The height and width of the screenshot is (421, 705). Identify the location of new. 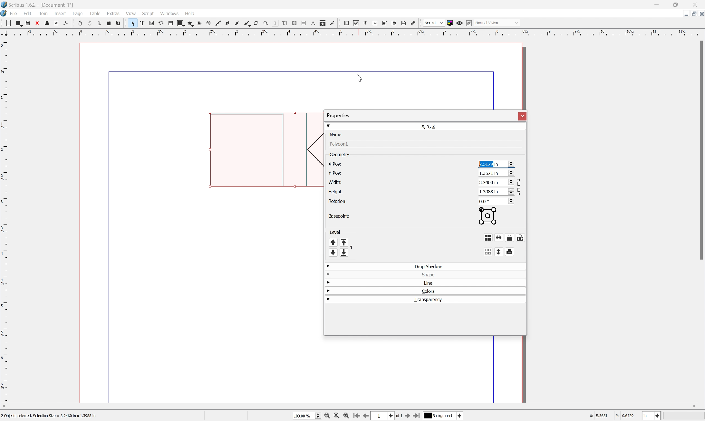
(6, 23).